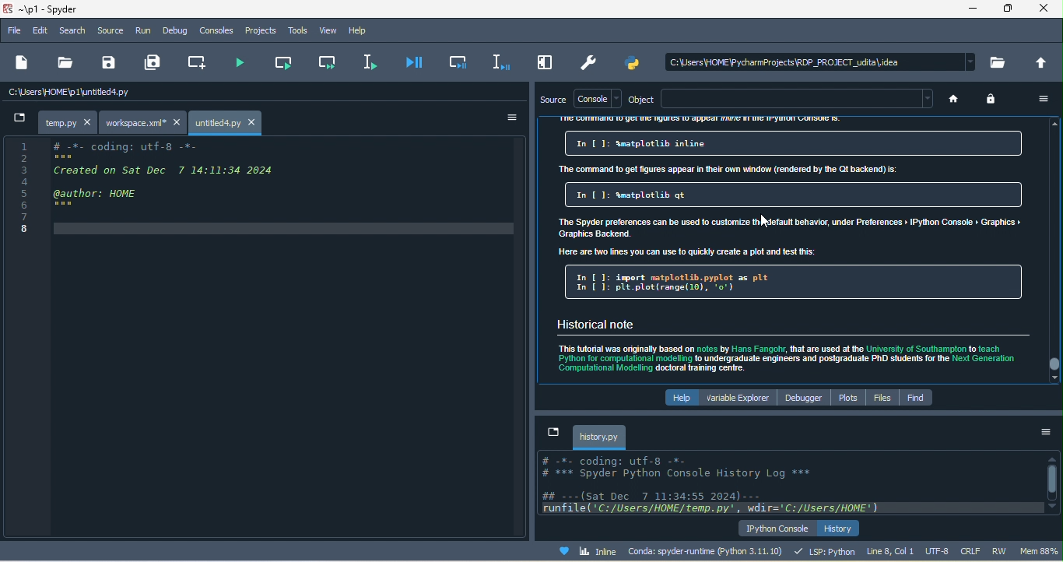 The width and height of the screenshot is (1063, 562). Describe the element at coordinates (22, 61) in the screenshot. I see `new` at that location.